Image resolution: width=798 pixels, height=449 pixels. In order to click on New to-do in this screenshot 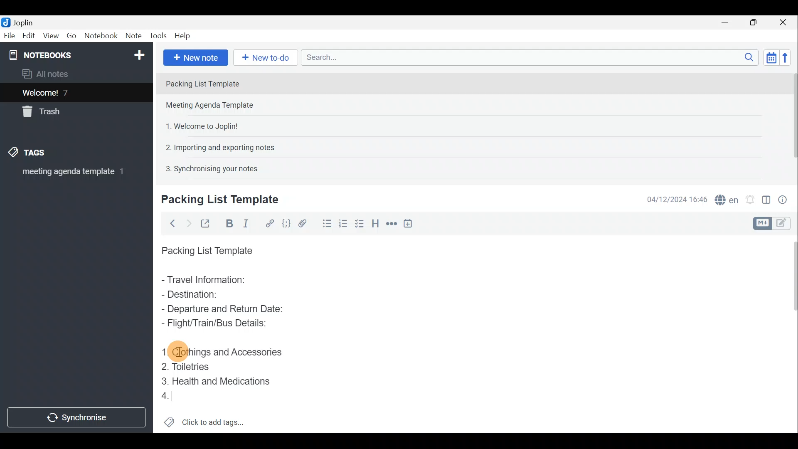, I will do `click(266, 58)`.